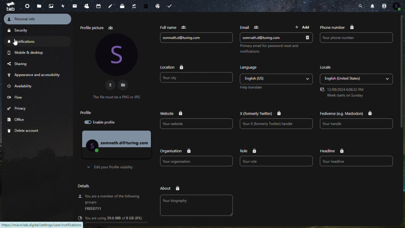 The width and height of the screenshot is (405, 228). I want to click on file, so click(124, 85).